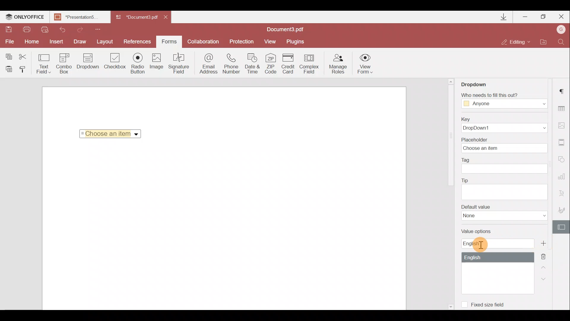  Describe the element at coordinates (545, 267) in the screenshot. I see `Up` at that location.